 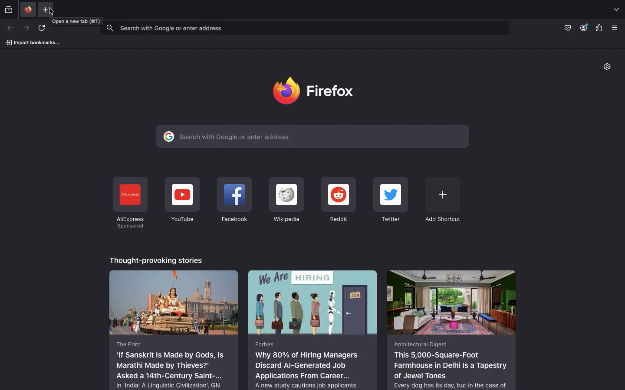 What do you see at coordinates (392, 201) in the screenshot?
I see `Twitter` at bounding box center [392, 201].